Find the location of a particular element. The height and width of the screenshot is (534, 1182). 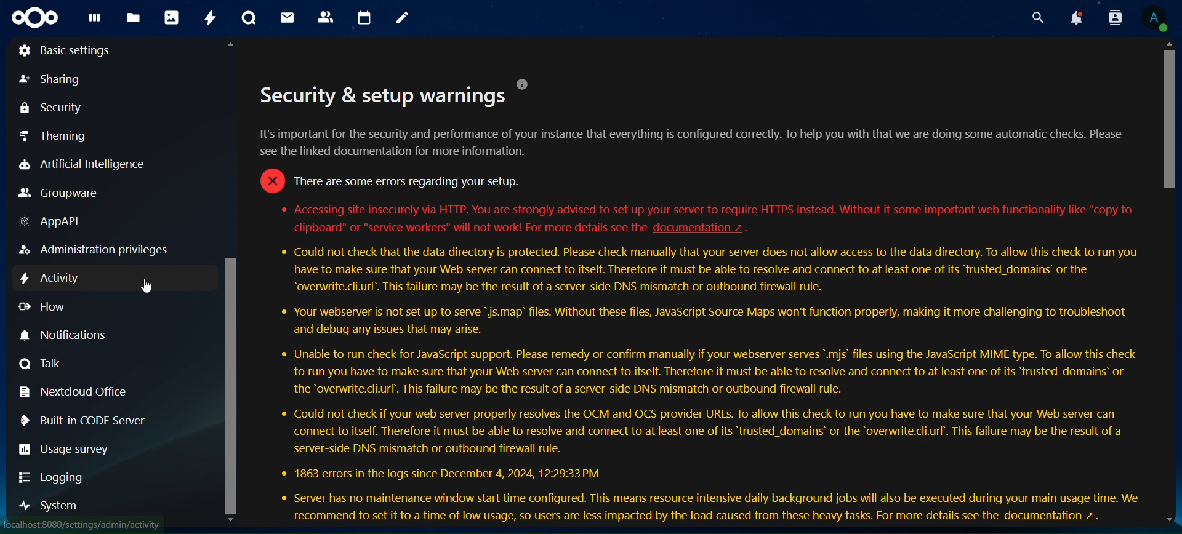

talk is located at coordinates (43, 364).